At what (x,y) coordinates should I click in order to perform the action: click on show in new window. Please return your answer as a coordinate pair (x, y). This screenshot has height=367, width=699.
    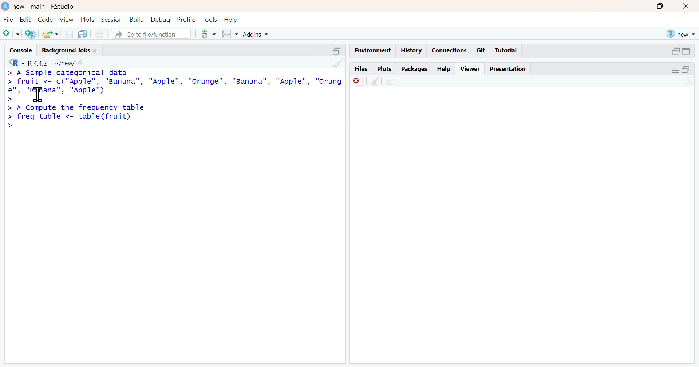
    Looking at the image, I should click on (389, 82).